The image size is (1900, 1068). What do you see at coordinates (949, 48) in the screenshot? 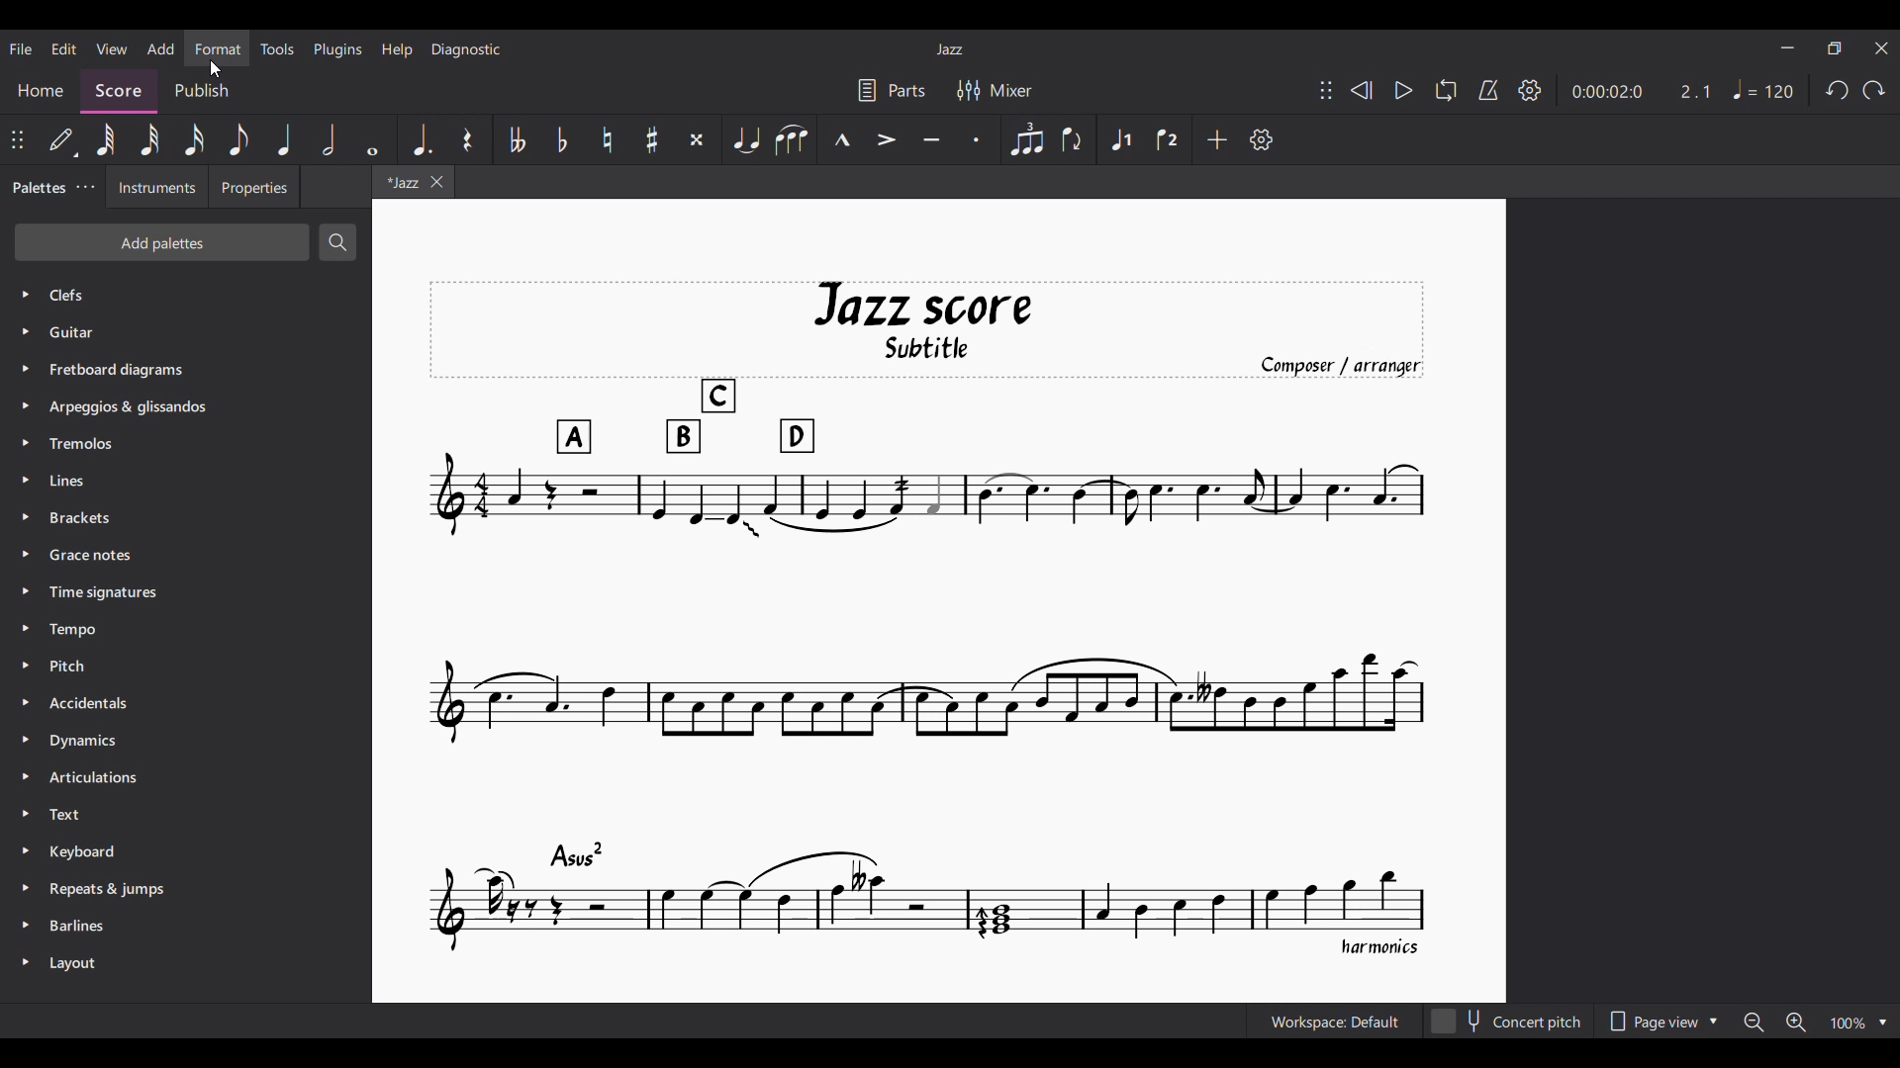
I see `Current score title` at bounding box center [949, 48].